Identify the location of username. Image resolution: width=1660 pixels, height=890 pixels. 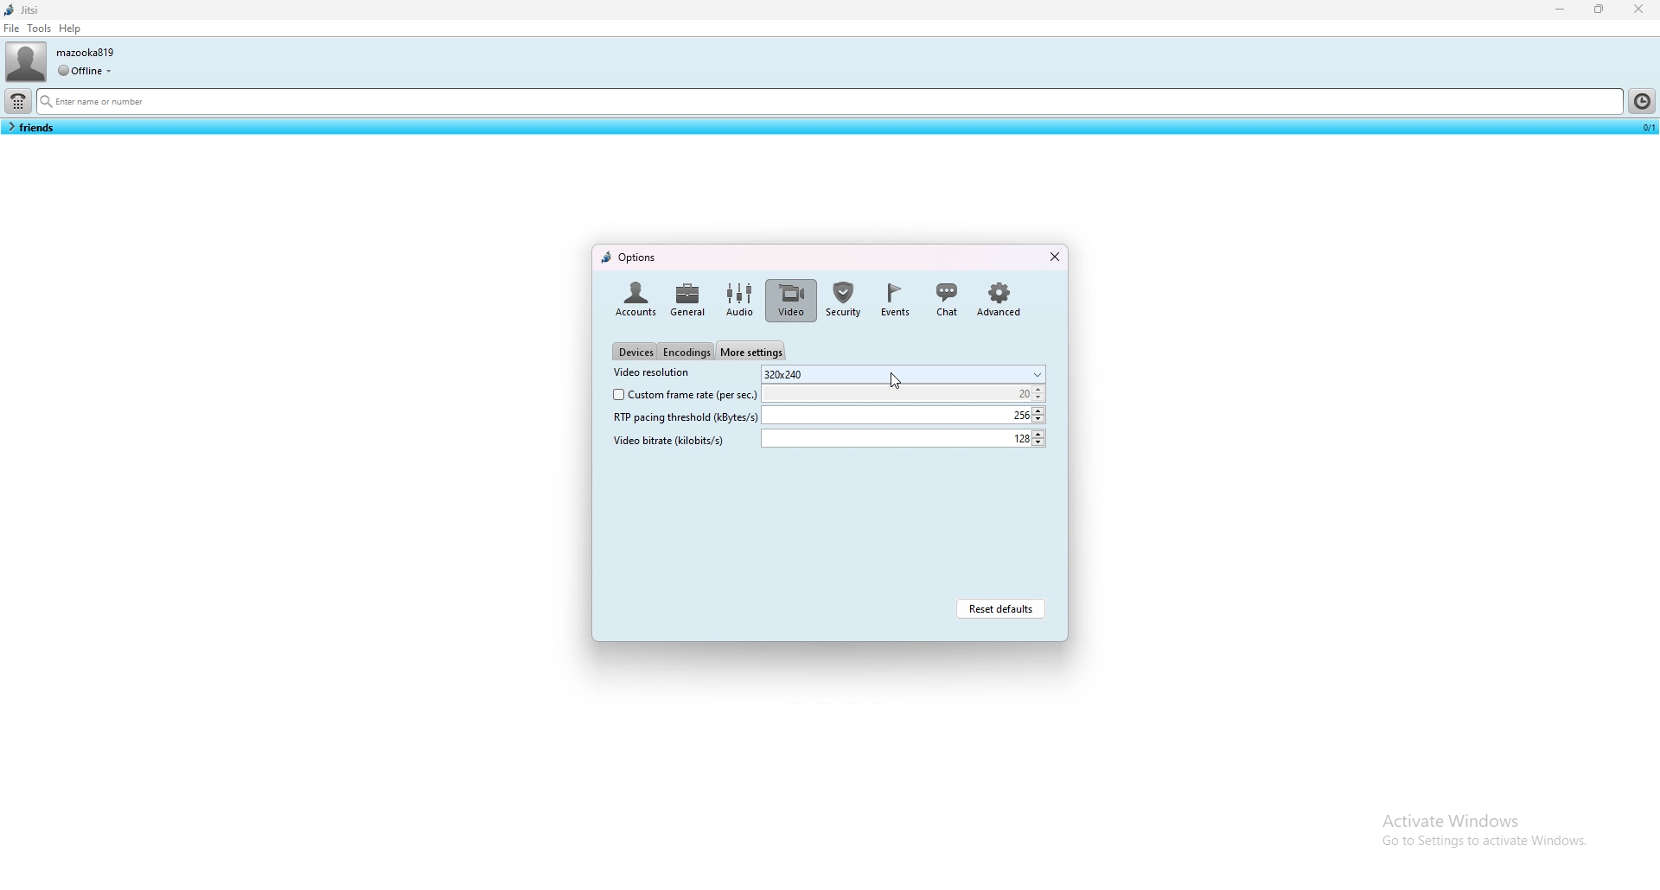
(88, 52).